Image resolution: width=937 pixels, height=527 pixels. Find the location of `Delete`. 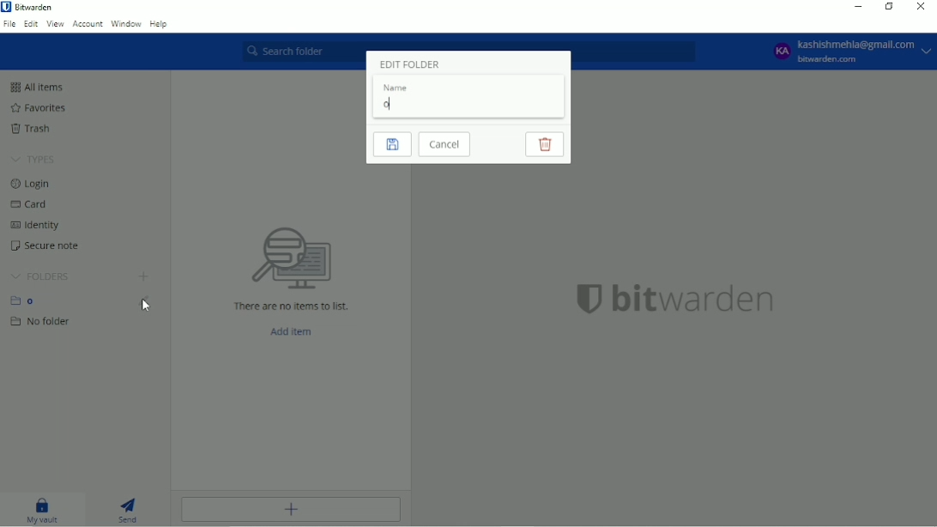

Delete is located at coordinates (544, 144).